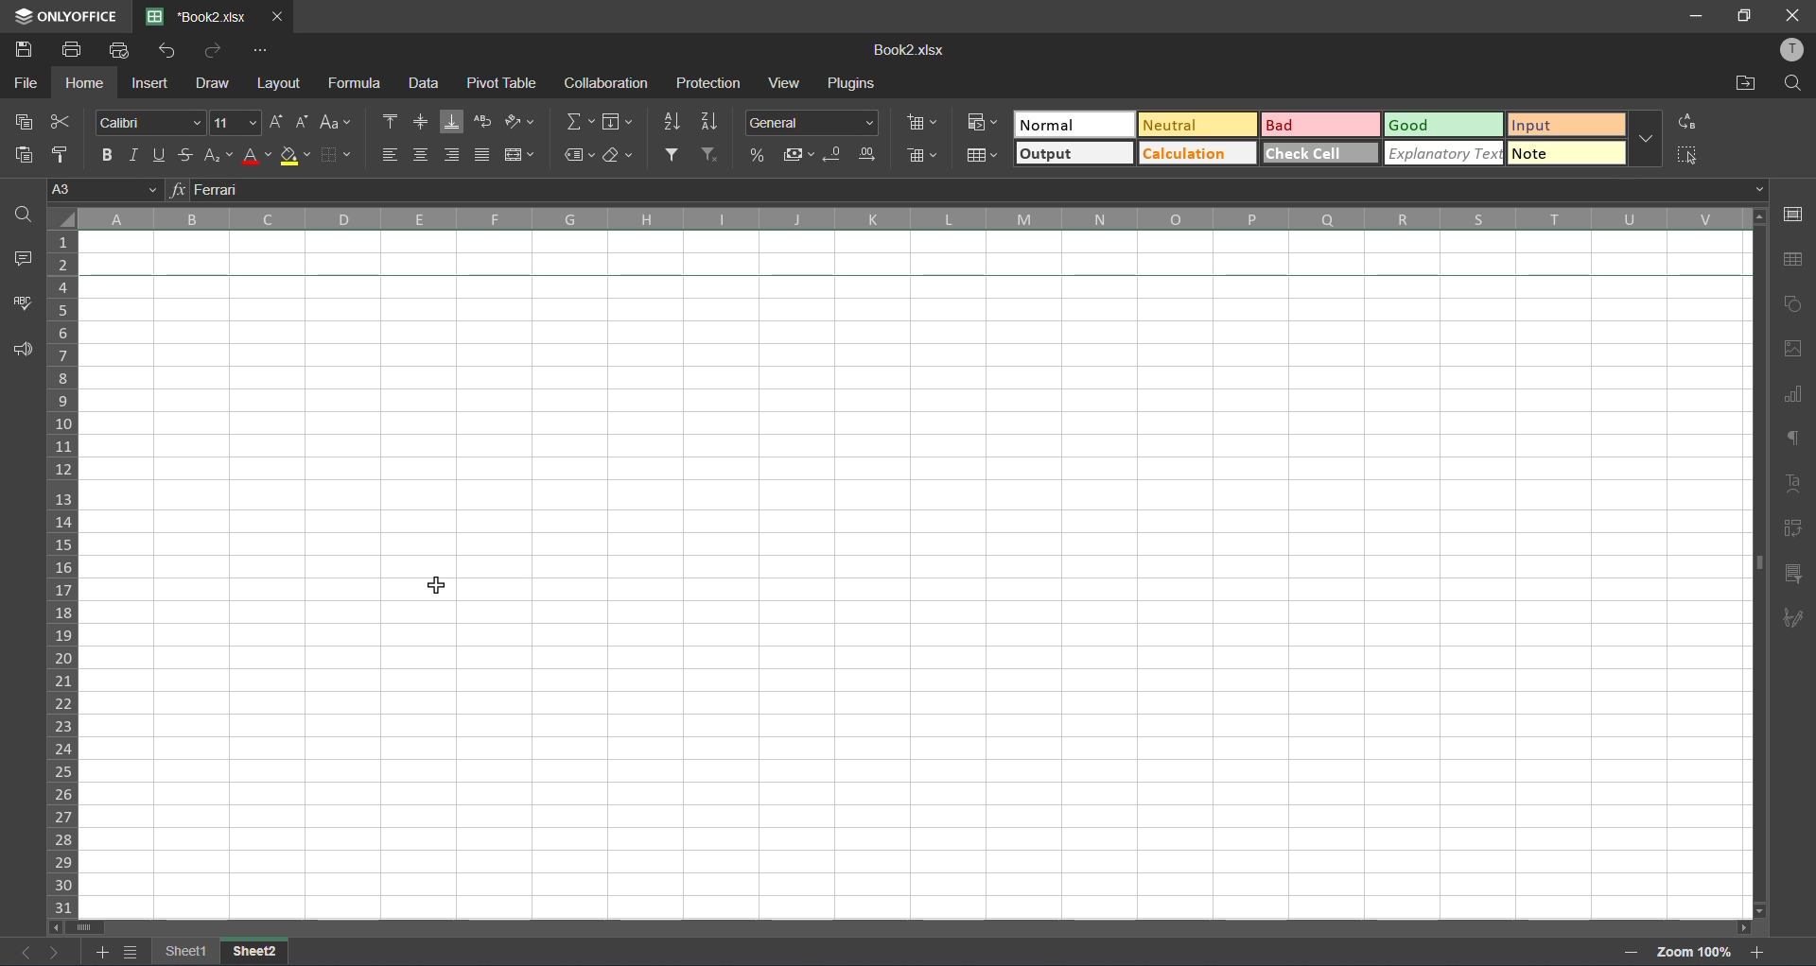  I want to click on pivot table, so click(507, 82).